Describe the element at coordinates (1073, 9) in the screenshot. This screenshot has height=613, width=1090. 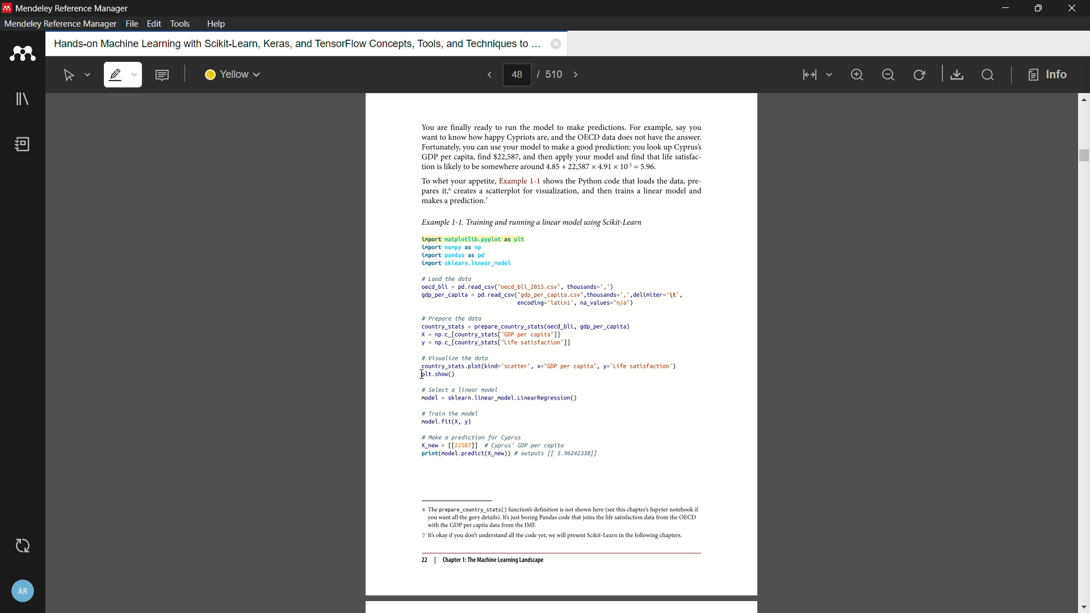
I see `close` at that location.